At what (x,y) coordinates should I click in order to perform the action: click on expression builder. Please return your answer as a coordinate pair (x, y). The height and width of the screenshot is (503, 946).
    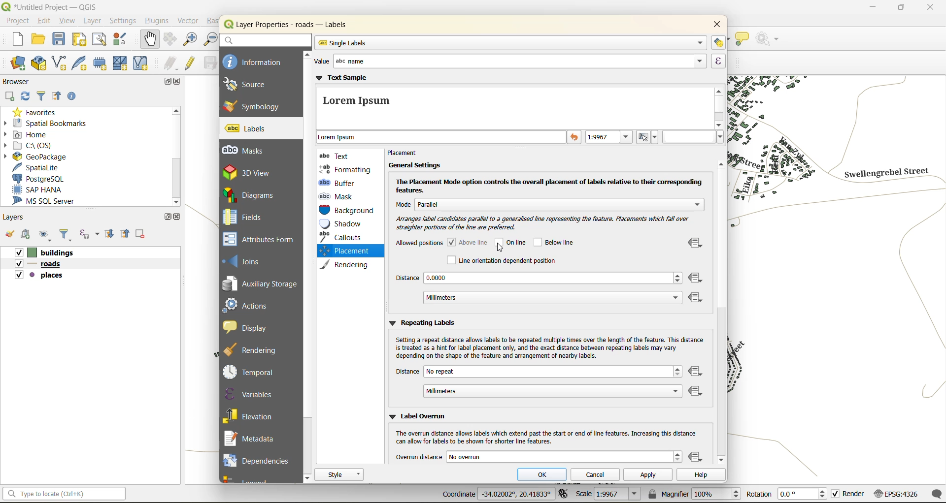
    Looking at the image, I should click on (718, 61).